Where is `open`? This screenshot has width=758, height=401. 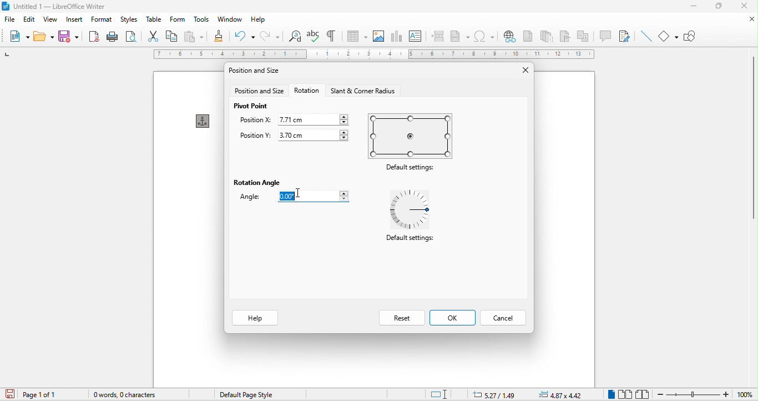
open is located at coordinates (44, 36).